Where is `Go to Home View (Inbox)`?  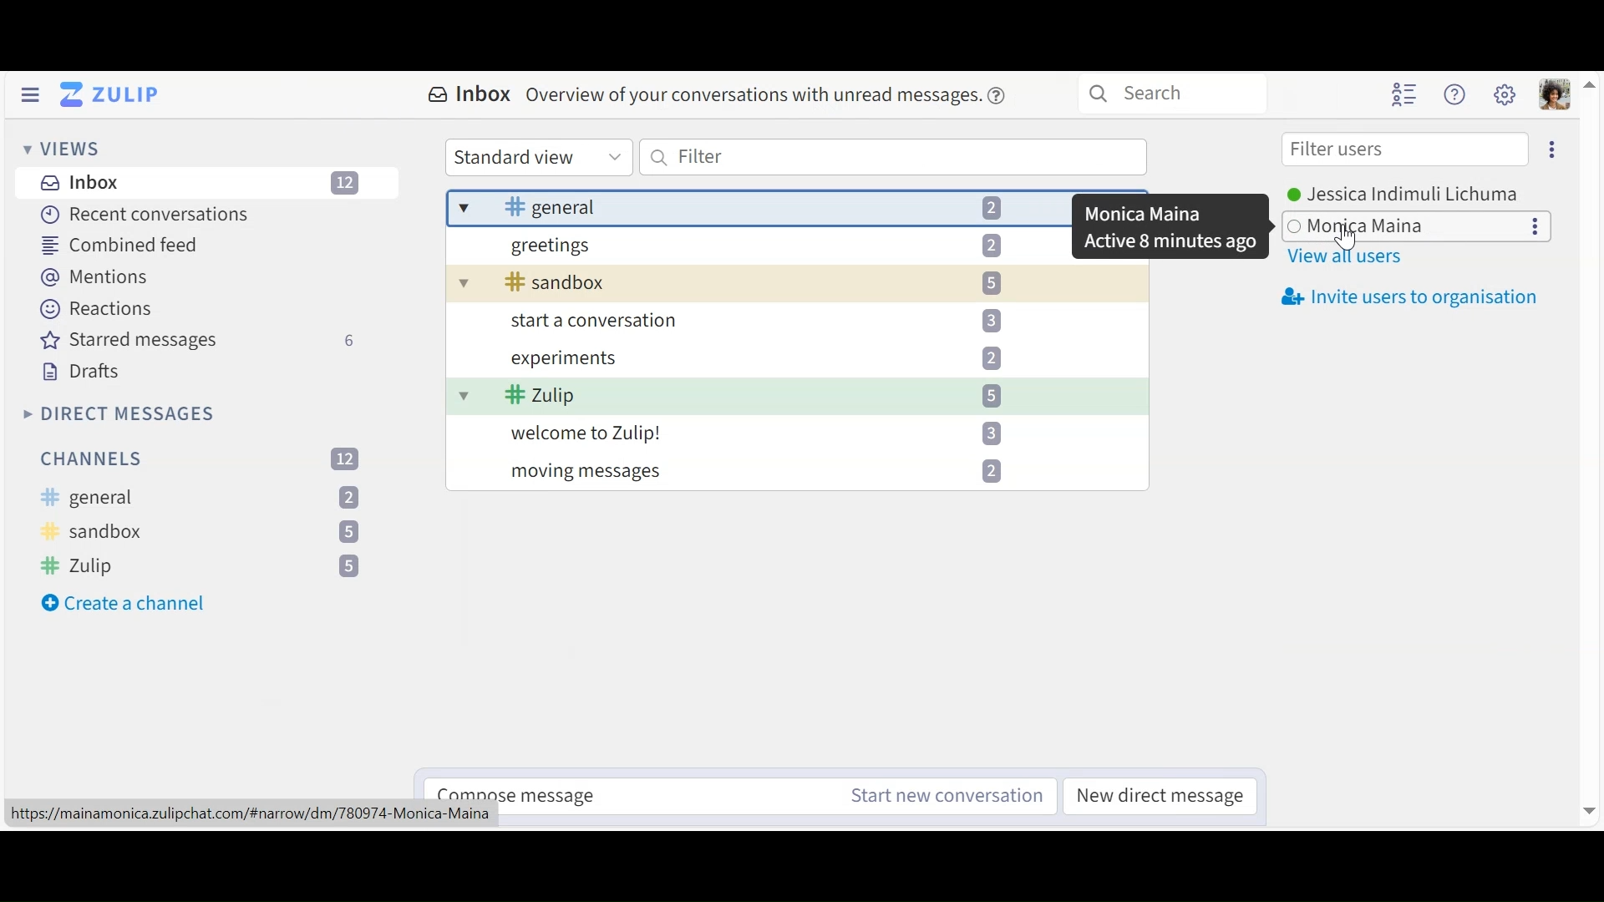 Go to Home View (Inbox) is located at coordinates (109, 94).